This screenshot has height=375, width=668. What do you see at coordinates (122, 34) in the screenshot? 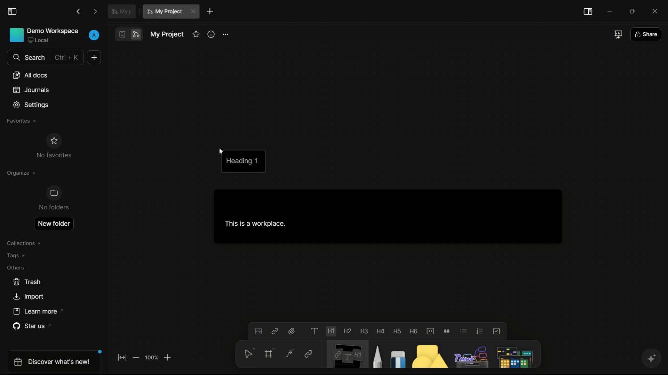
I see `page mode` at bounding box center [122, 34].